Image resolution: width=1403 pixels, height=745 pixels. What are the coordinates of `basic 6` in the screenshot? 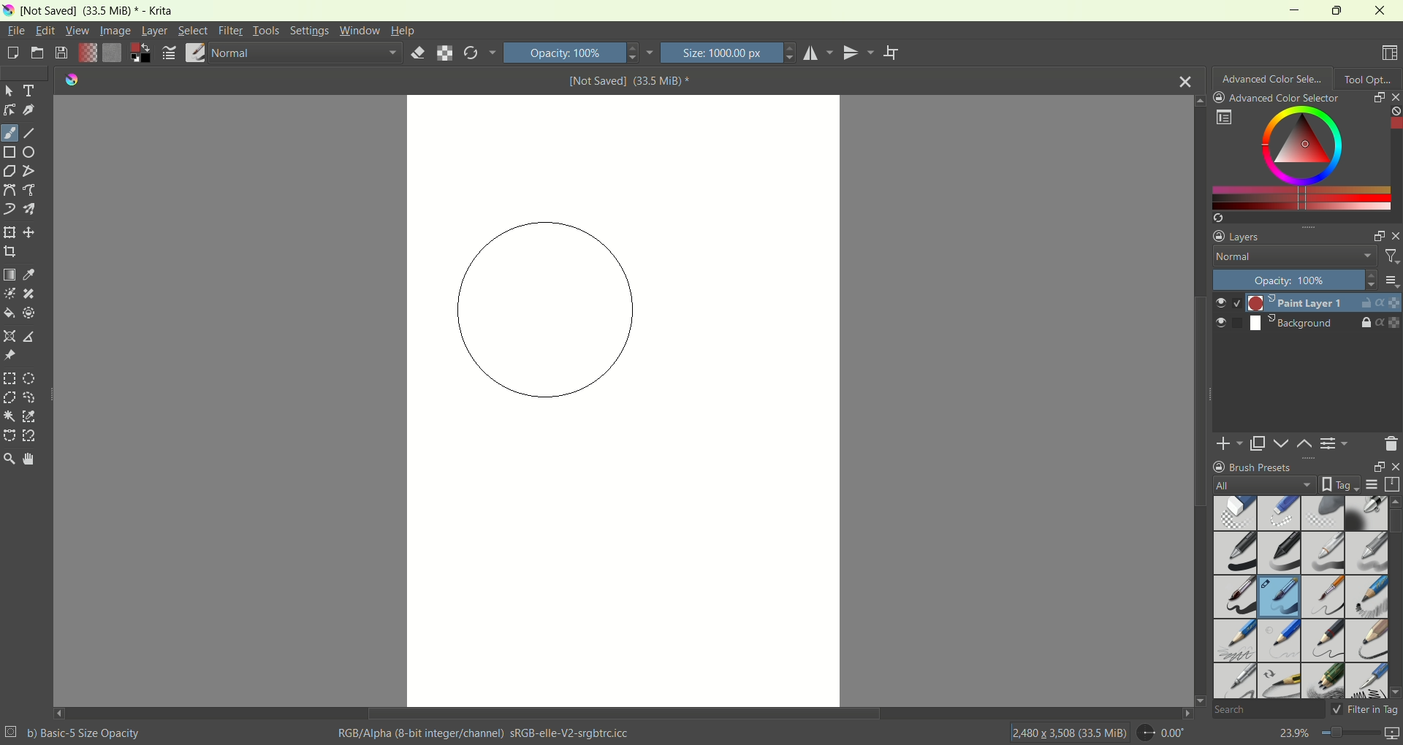 It's located at (1323, 598).